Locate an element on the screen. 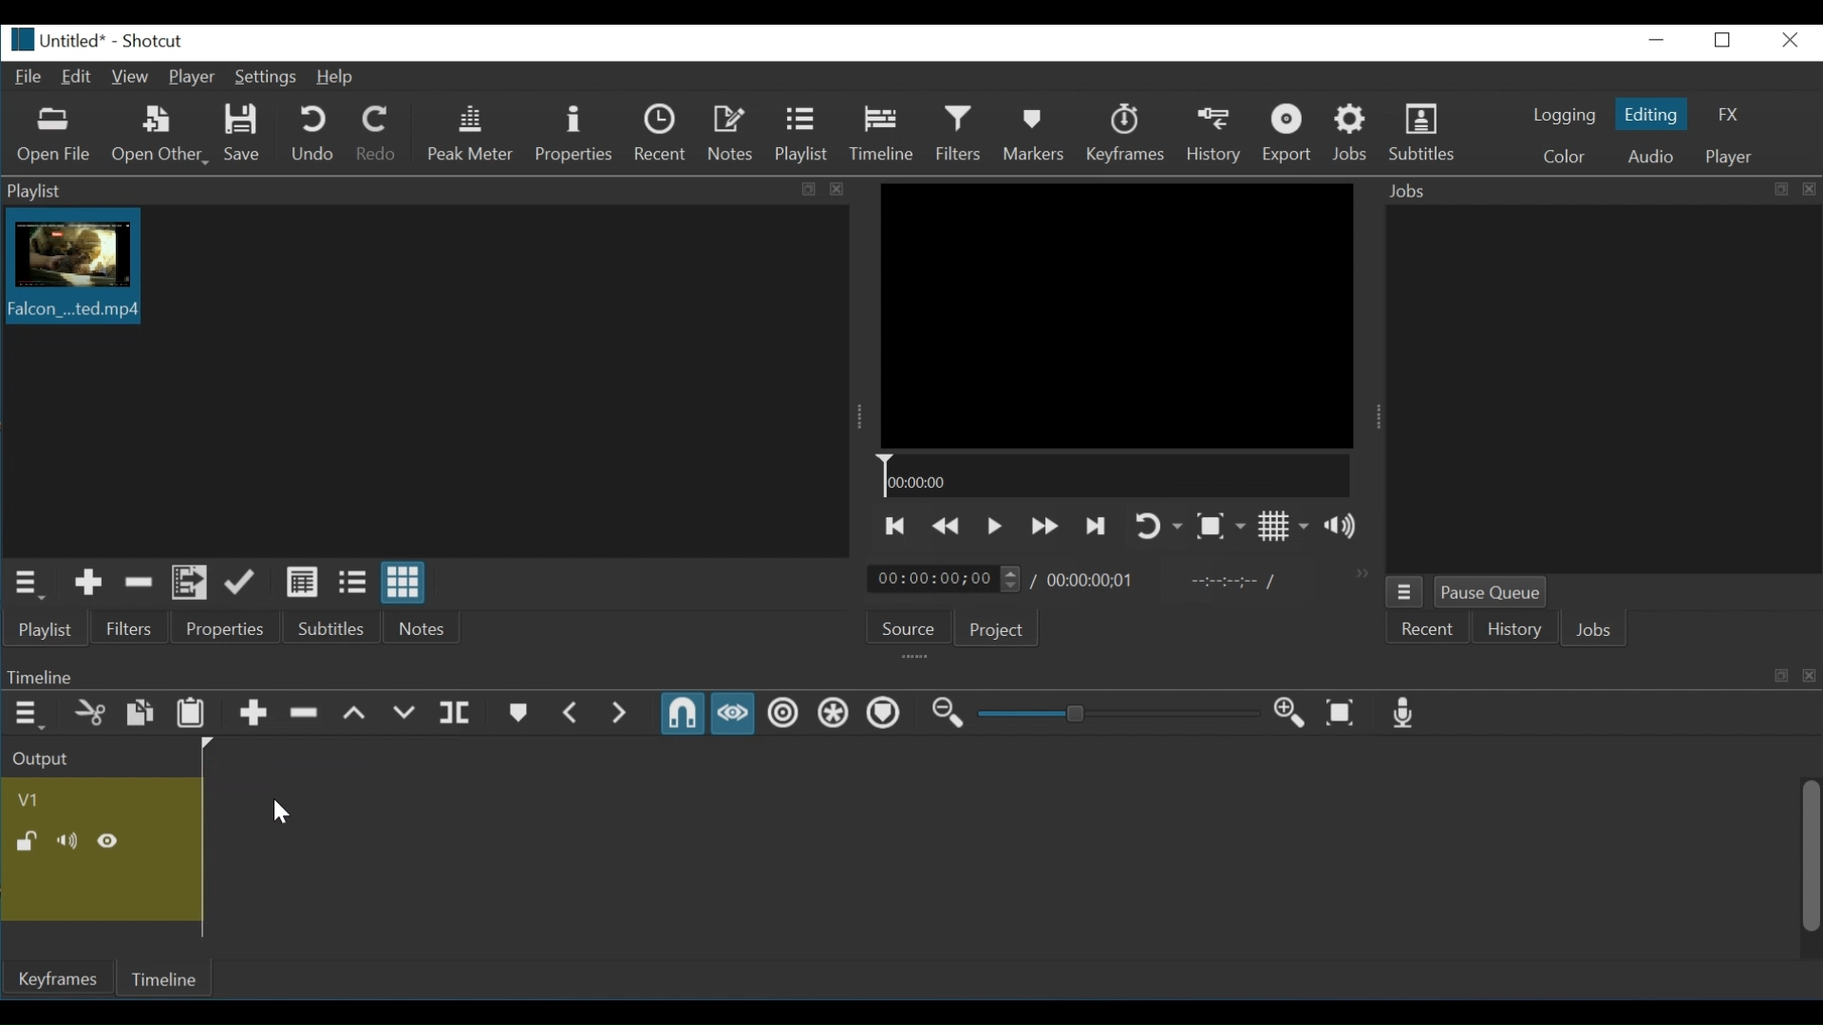  Job menu is located at coordinates (1405, 593).